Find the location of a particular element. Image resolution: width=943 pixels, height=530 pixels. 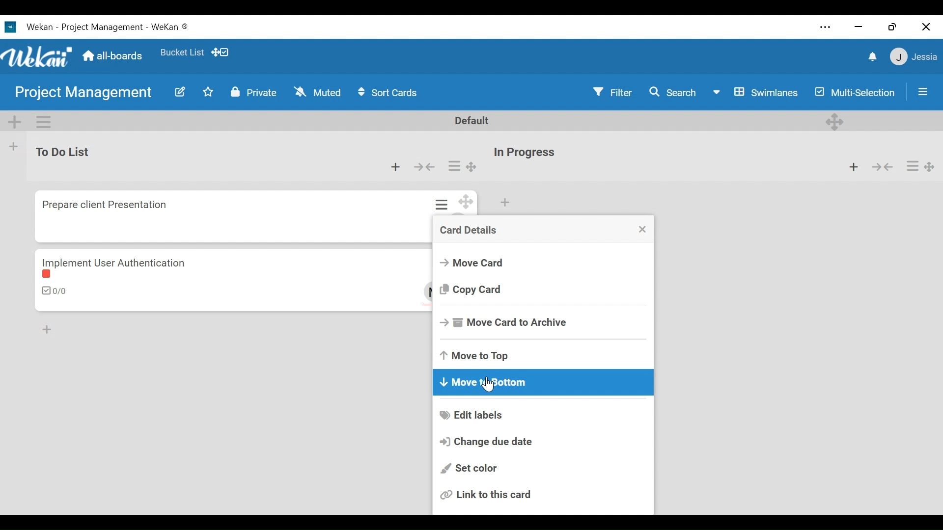

Multi-Selection is located at coordinates (853, 93).